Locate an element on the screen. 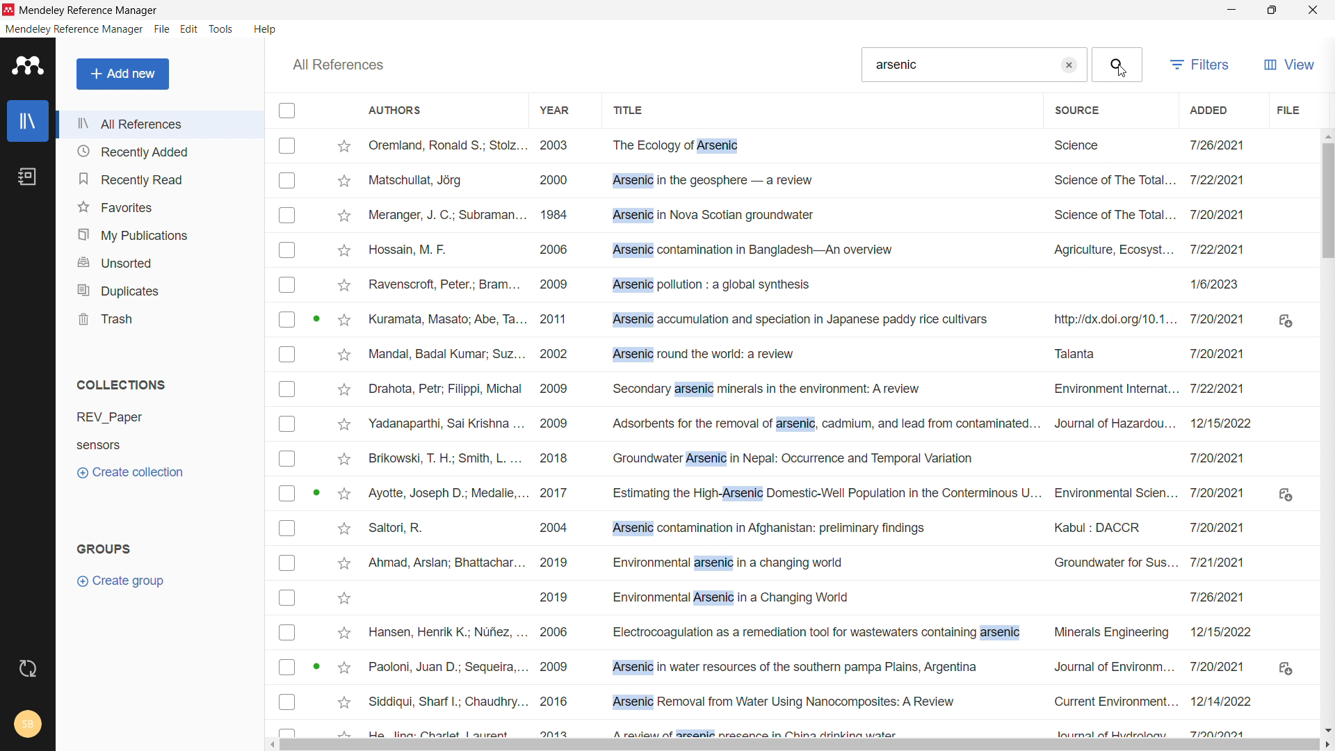  Paoloni, Juan D.; Sequeira,... 2009 Arsenic in water resources of the southern pampa Plains, Argentina Journal of Environm... 7/20/2021 is located at coordinates (806, 666).